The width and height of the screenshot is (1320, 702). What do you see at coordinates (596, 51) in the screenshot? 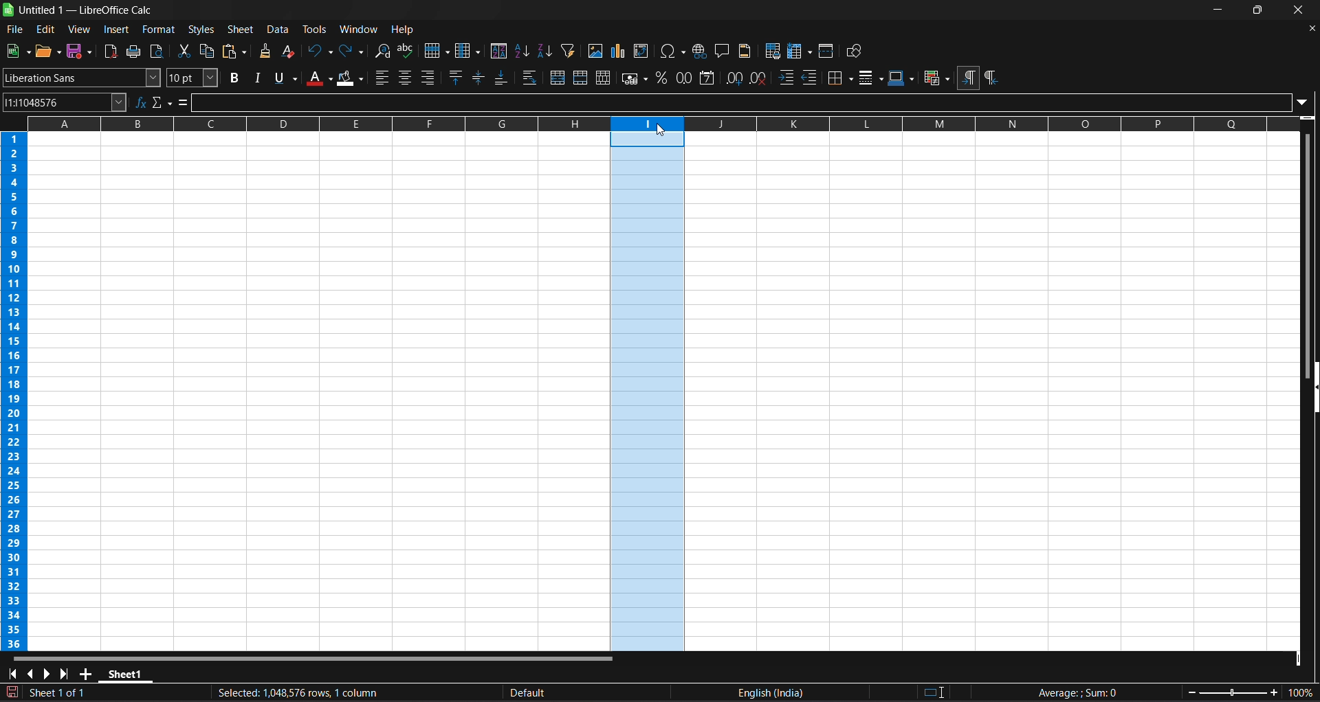
I see `insert image` at bounding box center [596, 51].